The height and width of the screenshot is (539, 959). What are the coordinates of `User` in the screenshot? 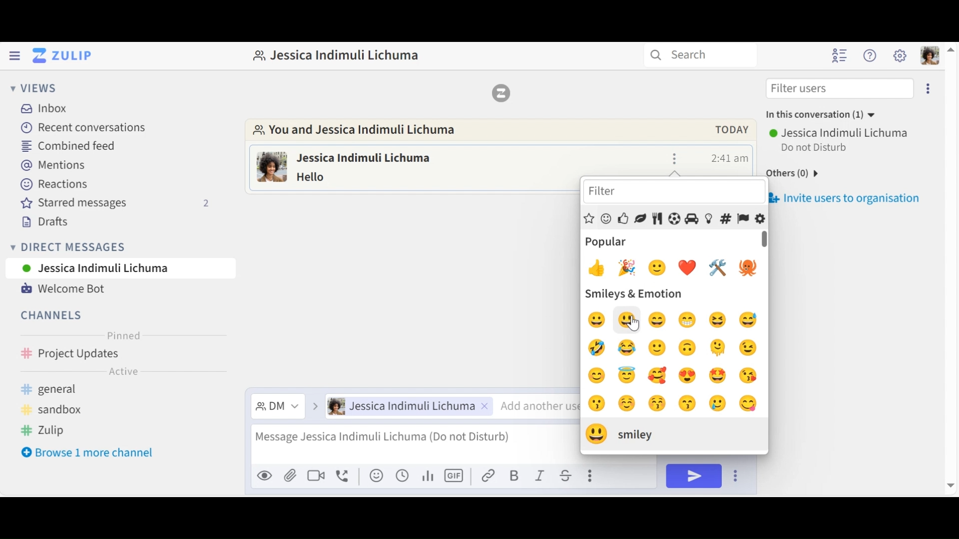 It's located at (410, 406).